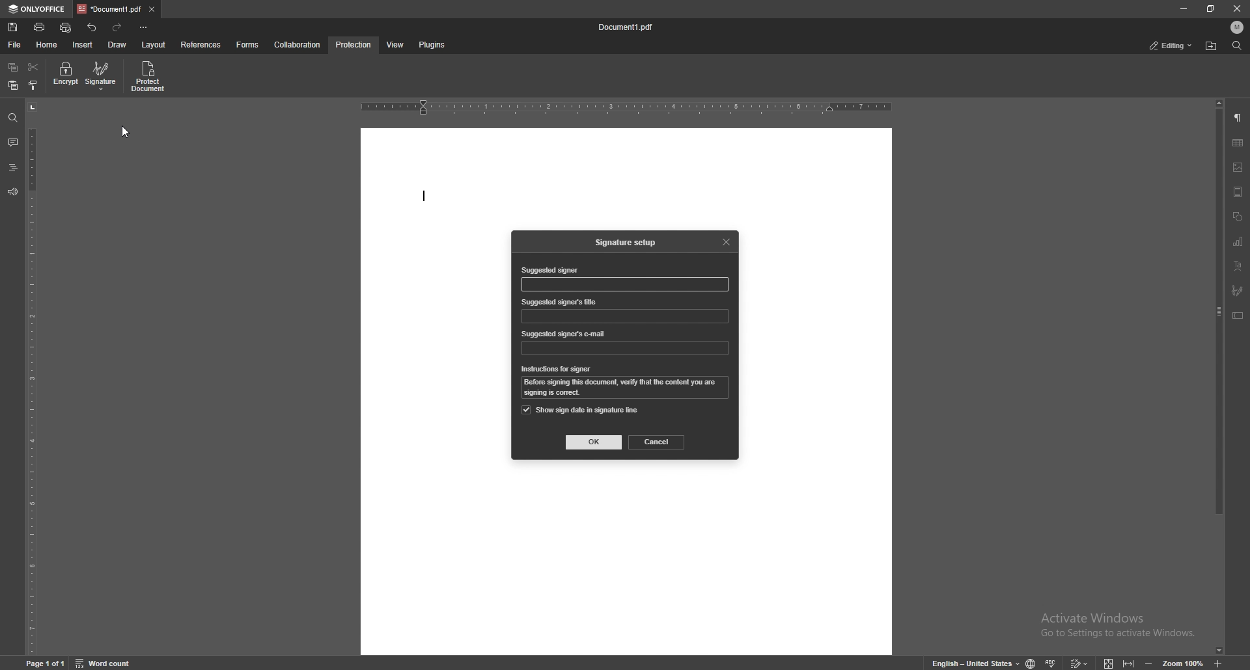 This screenshot has width=1250, height=670. I want to click on locate file, so click(1211, 47).